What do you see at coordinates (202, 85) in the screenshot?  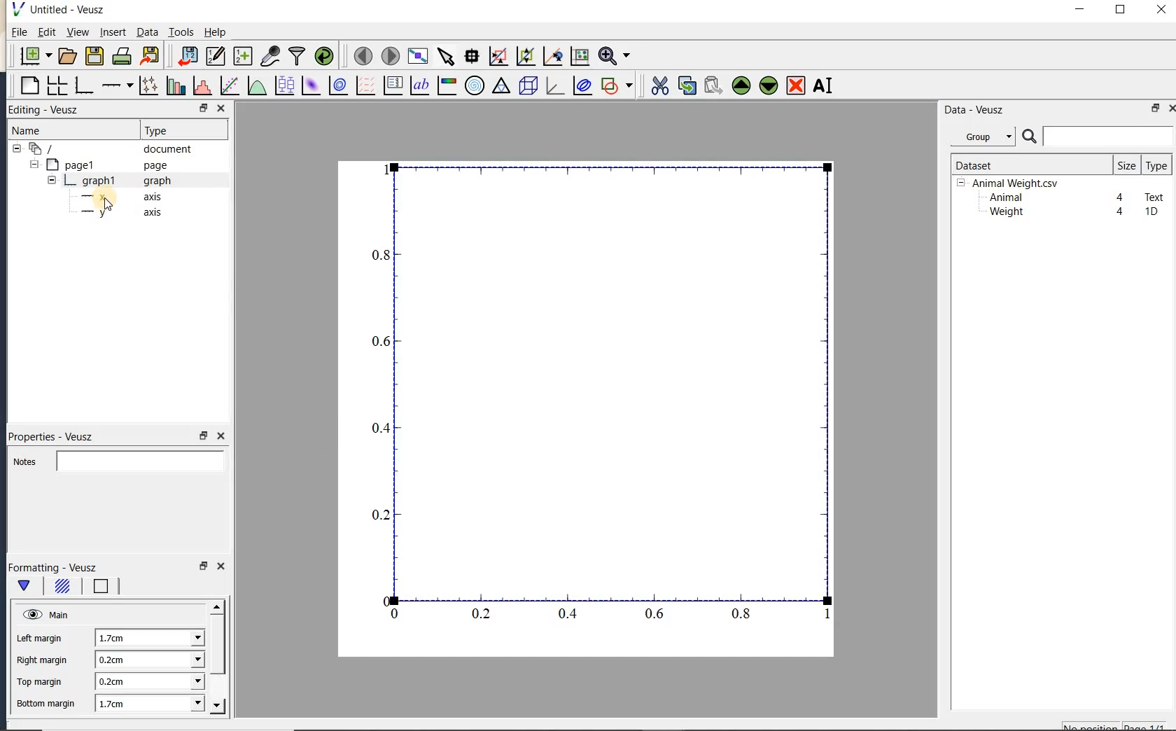 I see `histogram of a dataset` at bounding box center [202, 85].